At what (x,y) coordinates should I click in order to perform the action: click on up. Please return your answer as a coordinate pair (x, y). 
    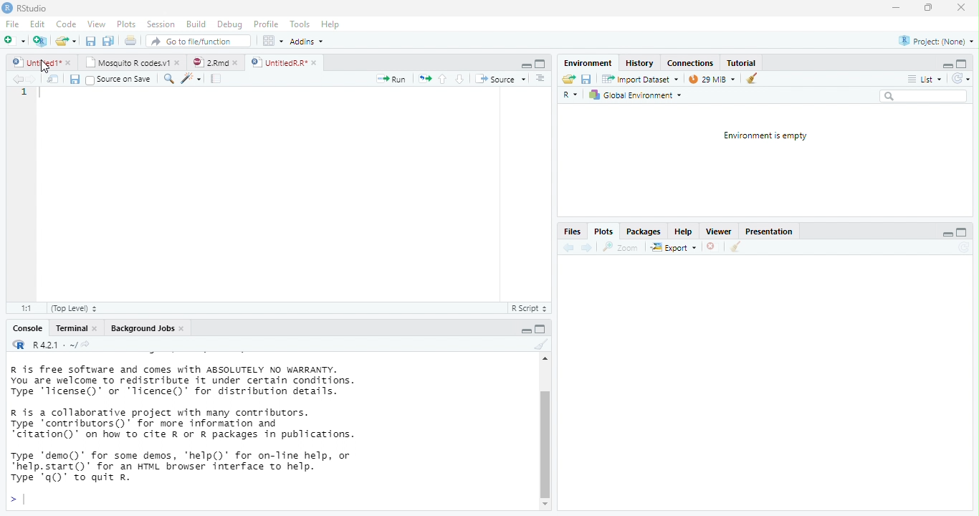
    Looking at the image, I should click on (443, 79).